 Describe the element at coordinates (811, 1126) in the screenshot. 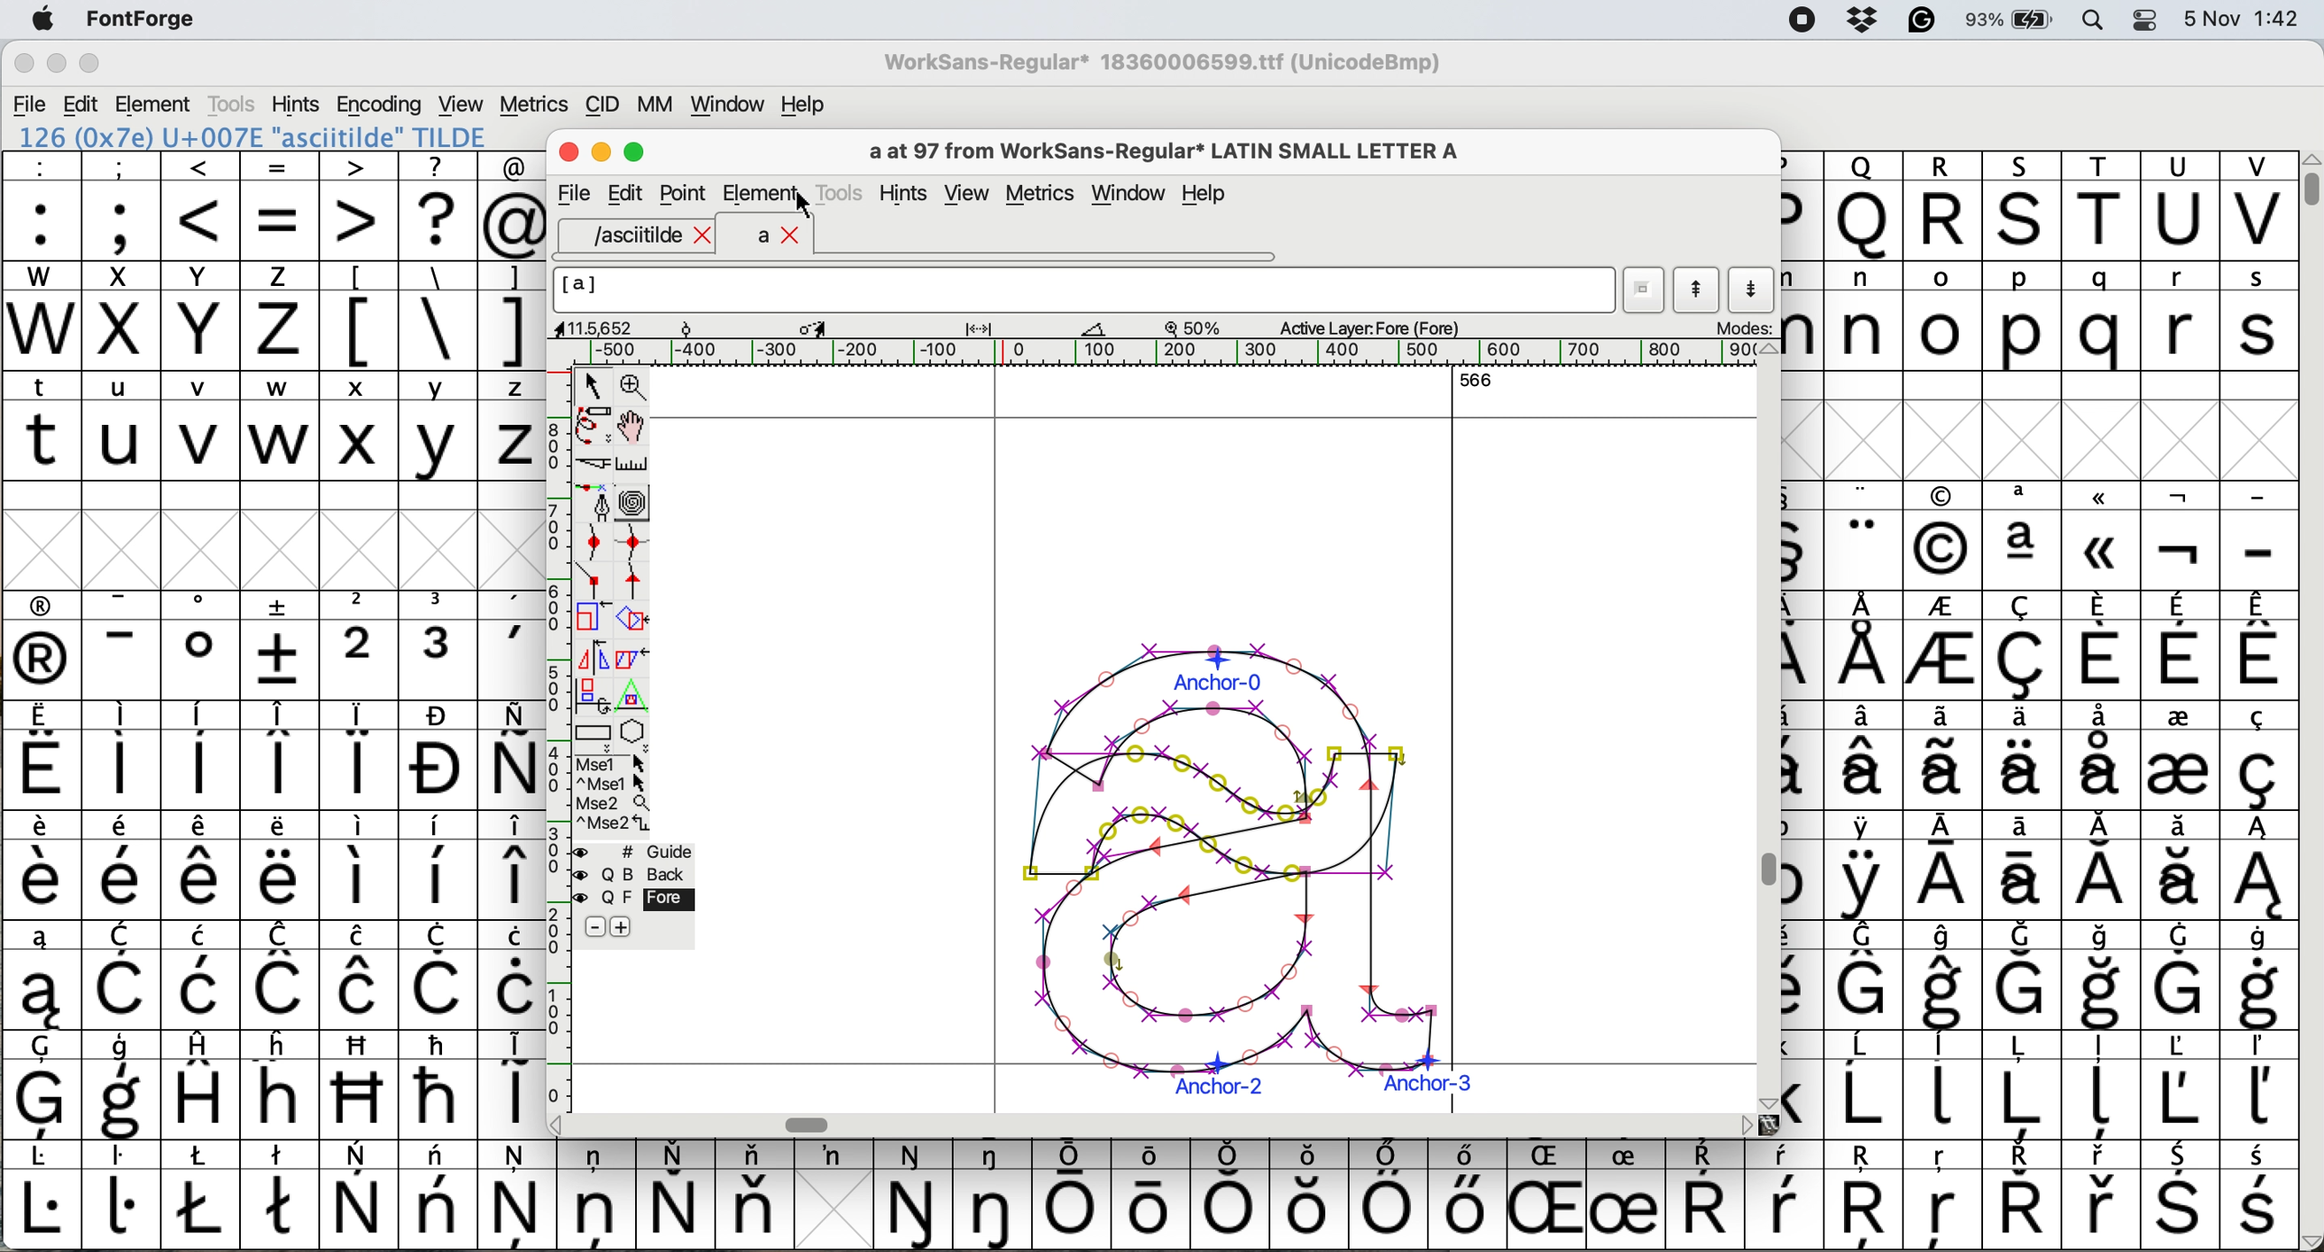

I see `Horizontal scroll bar` at that location.